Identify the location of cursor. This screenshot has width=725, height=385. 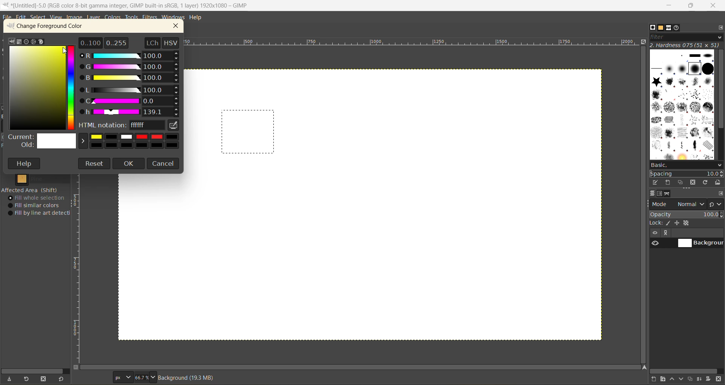
(63, 52).